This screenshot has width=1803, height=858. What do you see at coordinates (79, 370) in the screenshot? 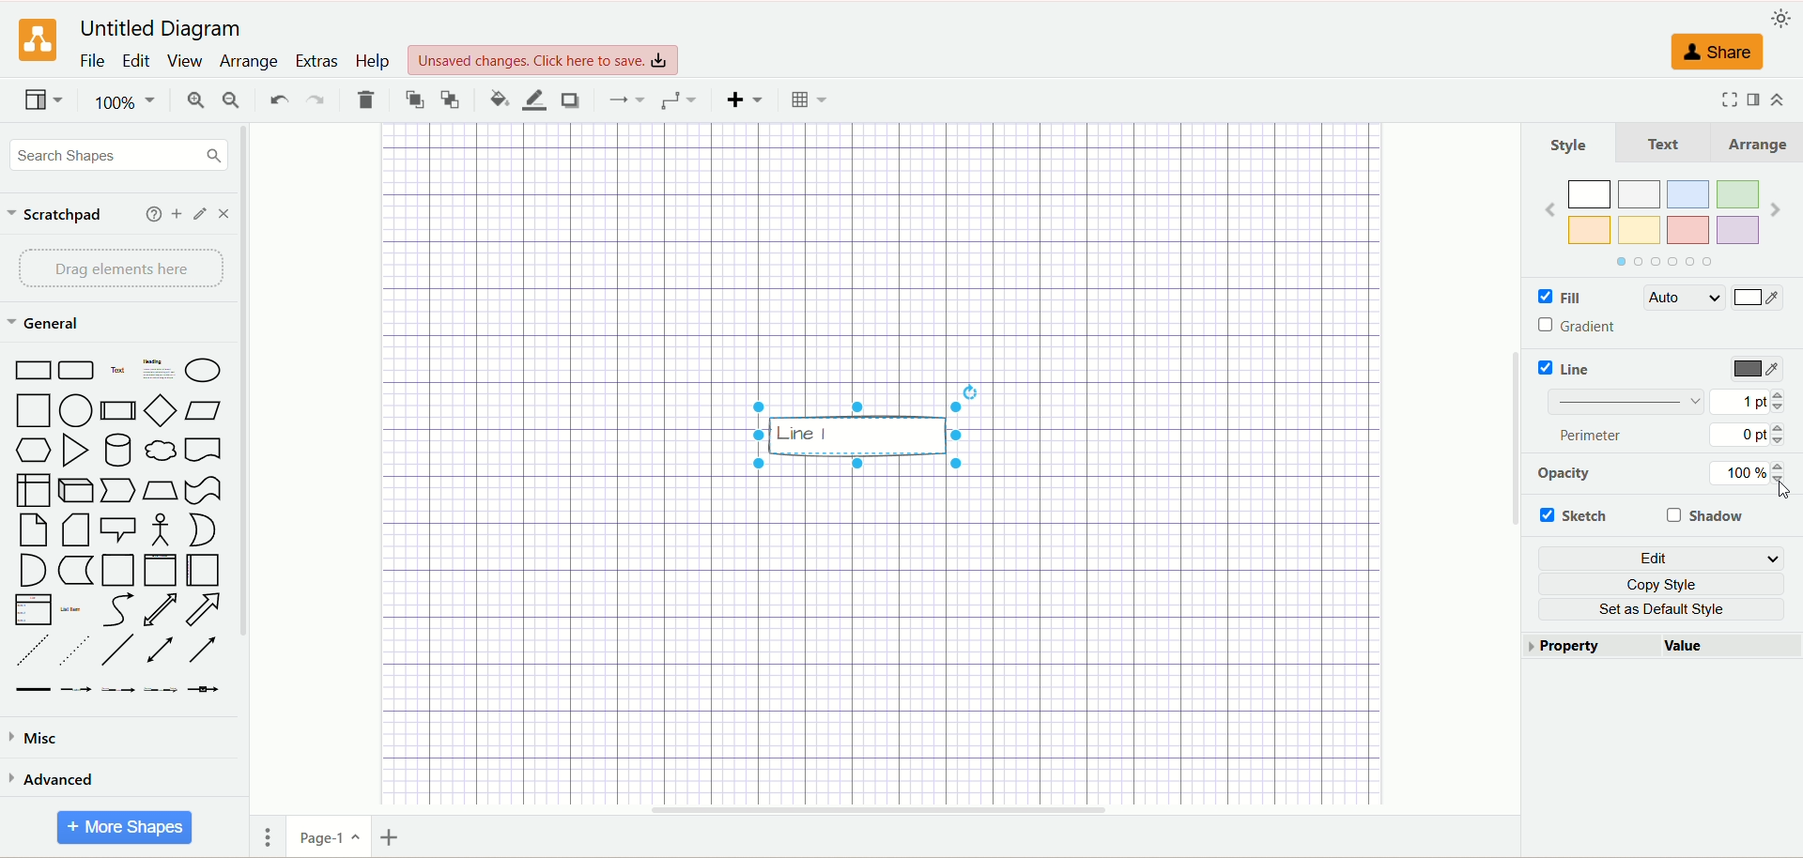
I see `Rounded Rectangle` at bounding box center [79, 370].